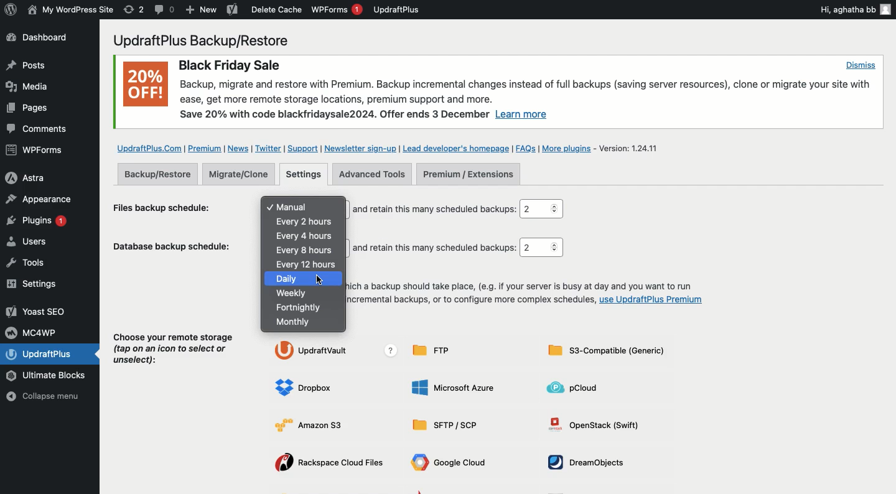  Describe the element at coordinates (306, 236) in the screenshot. I see `Every 4 hours` at that location.